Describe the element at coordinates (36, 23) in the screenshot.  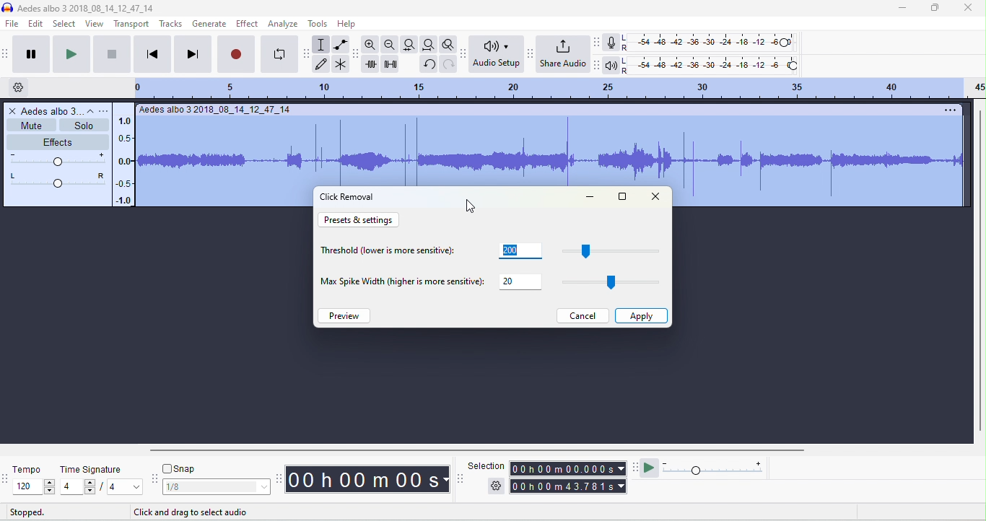
I see `edit` at that location.